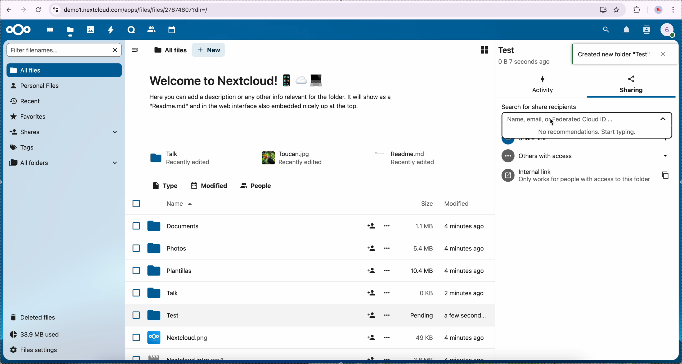 Image resolution: width=682 pixels, height=364 pixels. I want to click on shares, so click(63, 132).